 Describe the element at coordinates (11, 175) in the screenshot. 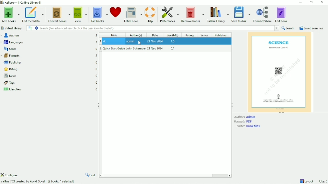

I see `Configure` at that location.